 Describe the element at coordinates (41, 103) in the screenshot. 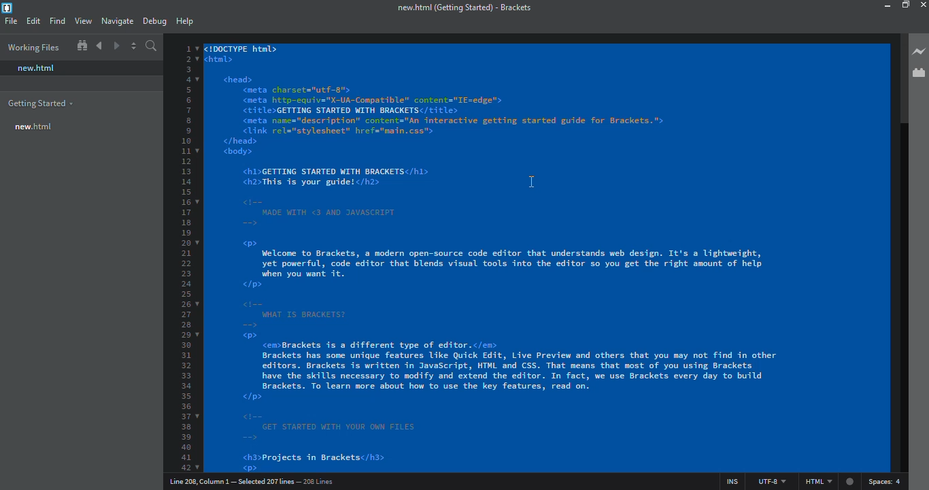

I see `getting started` at that location.